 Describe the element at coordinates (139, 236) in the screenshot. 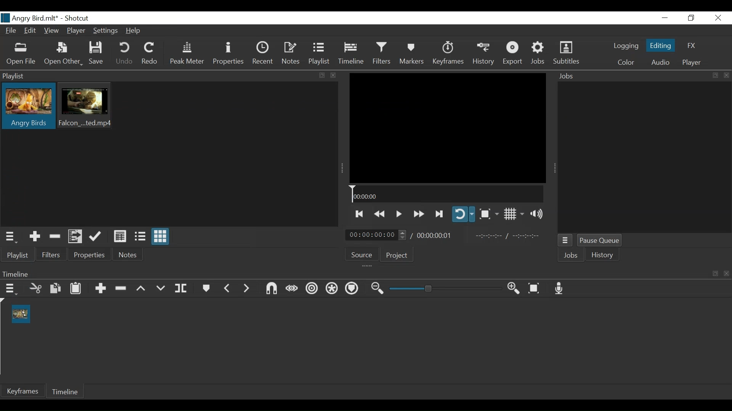

I see `View as files` at that location.